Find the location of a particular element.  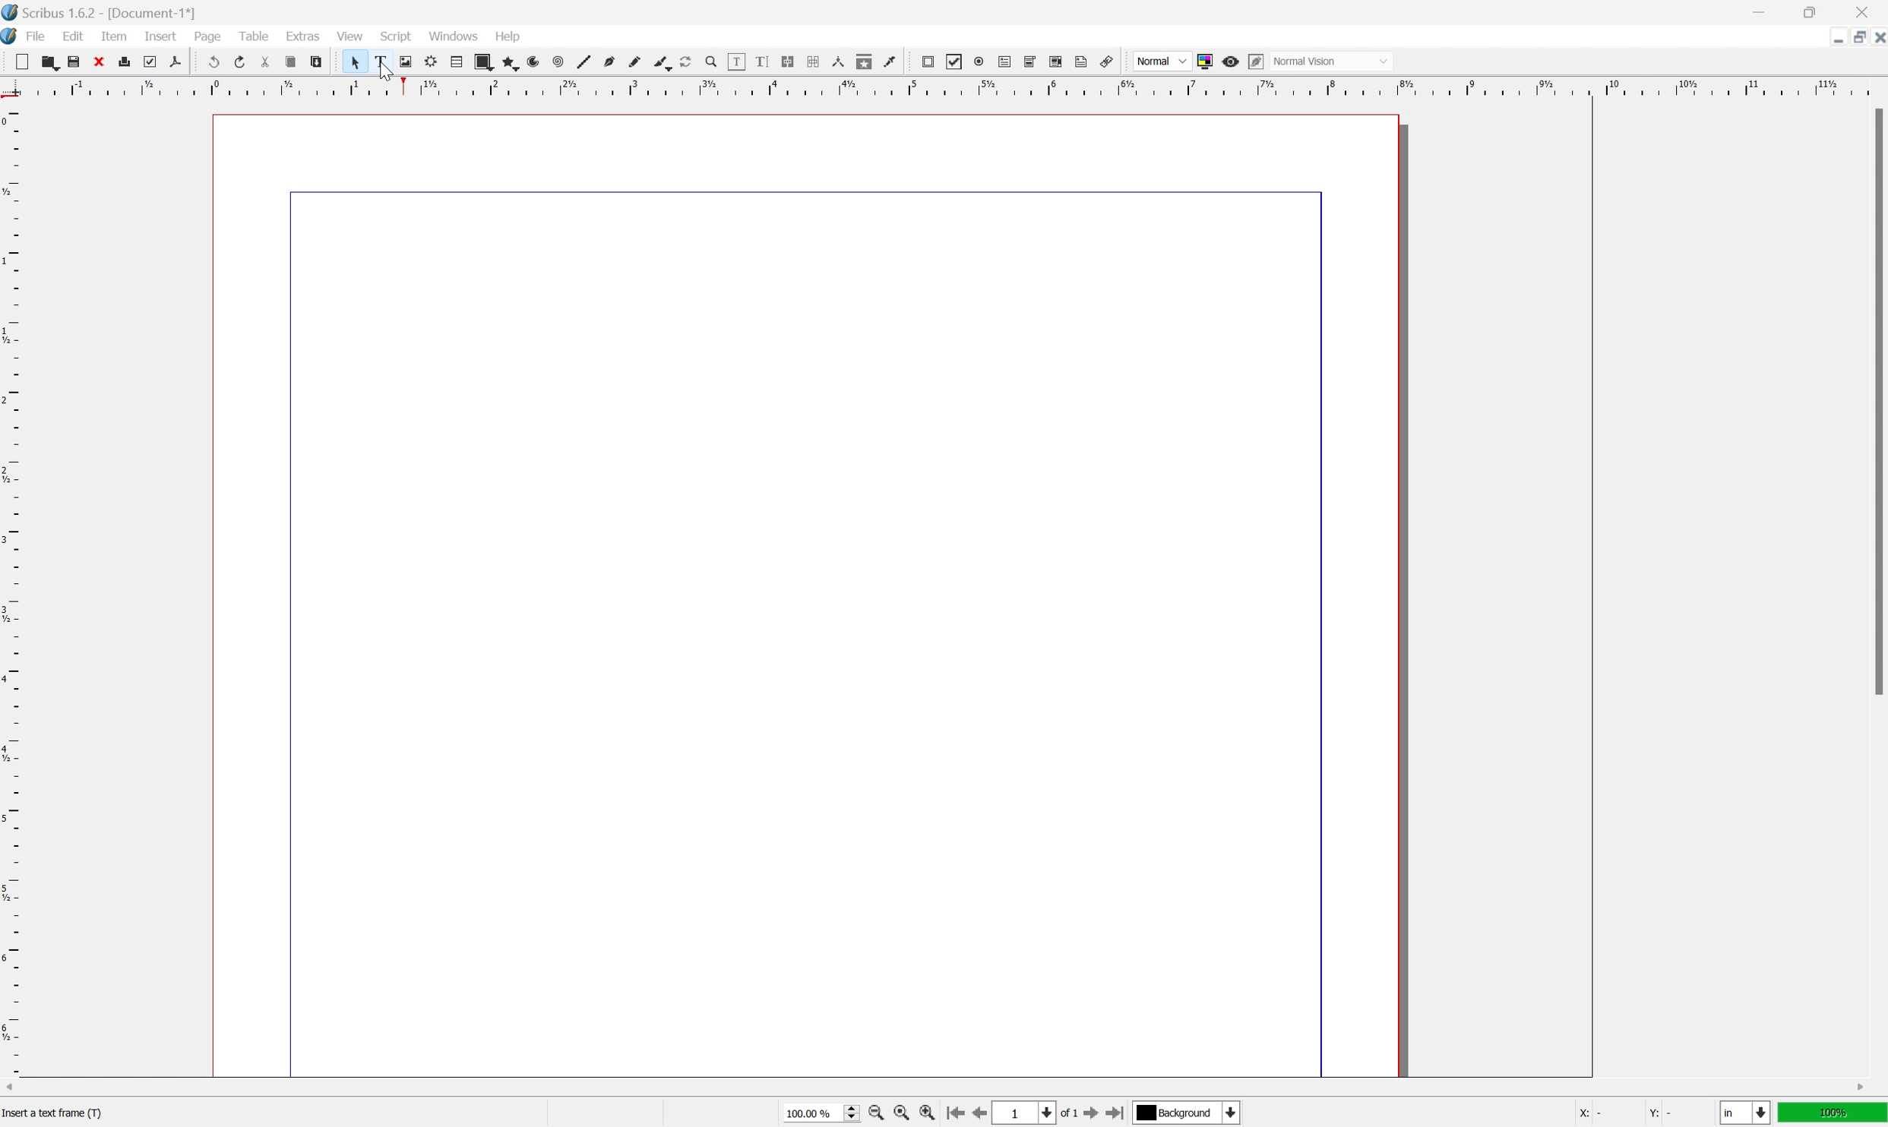

table is located at coordinates (457, 62).